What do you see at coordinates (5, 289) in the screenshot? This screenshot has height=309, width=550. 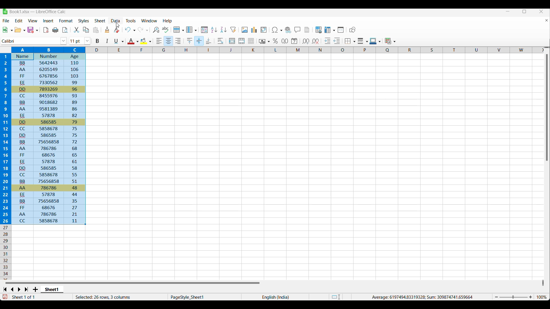 I see `Go to first sheet` at bounding box center [5, 289].